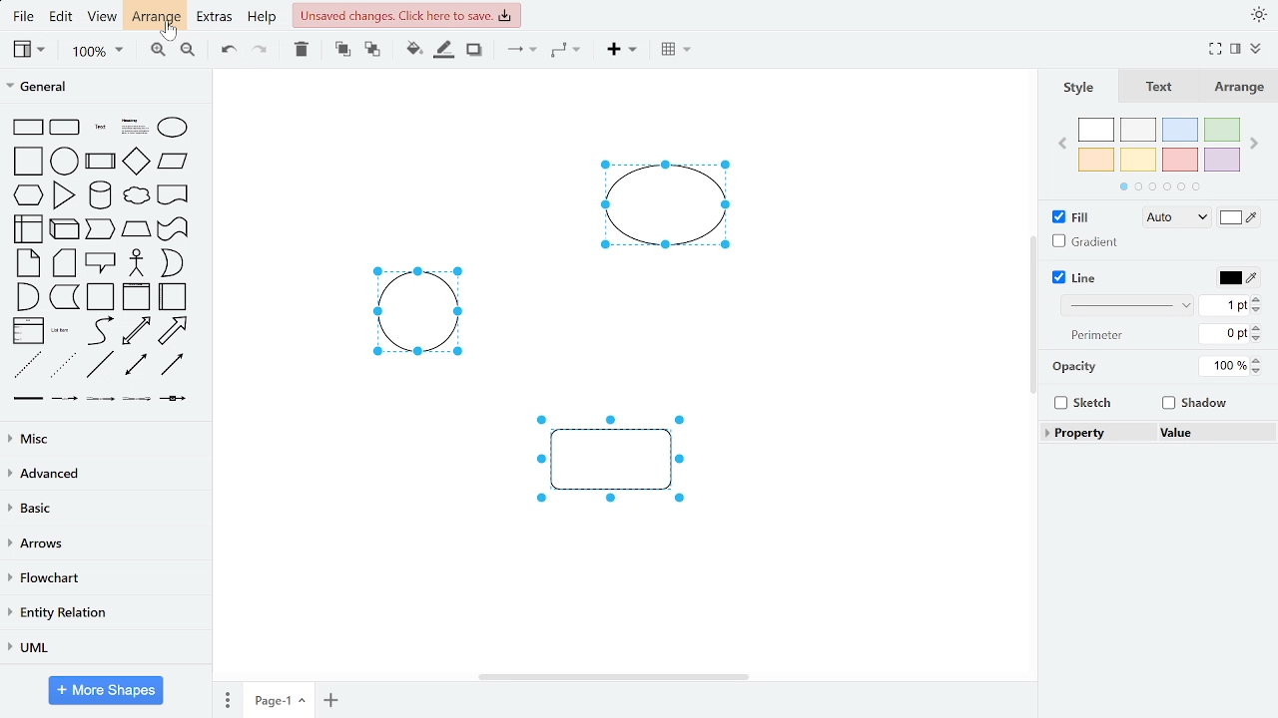 Image resolution: width=1278 pixels, height=718 pixels. Describe the element at coordinates (1079, 87) in the screenshot. I see `Style` at that location.